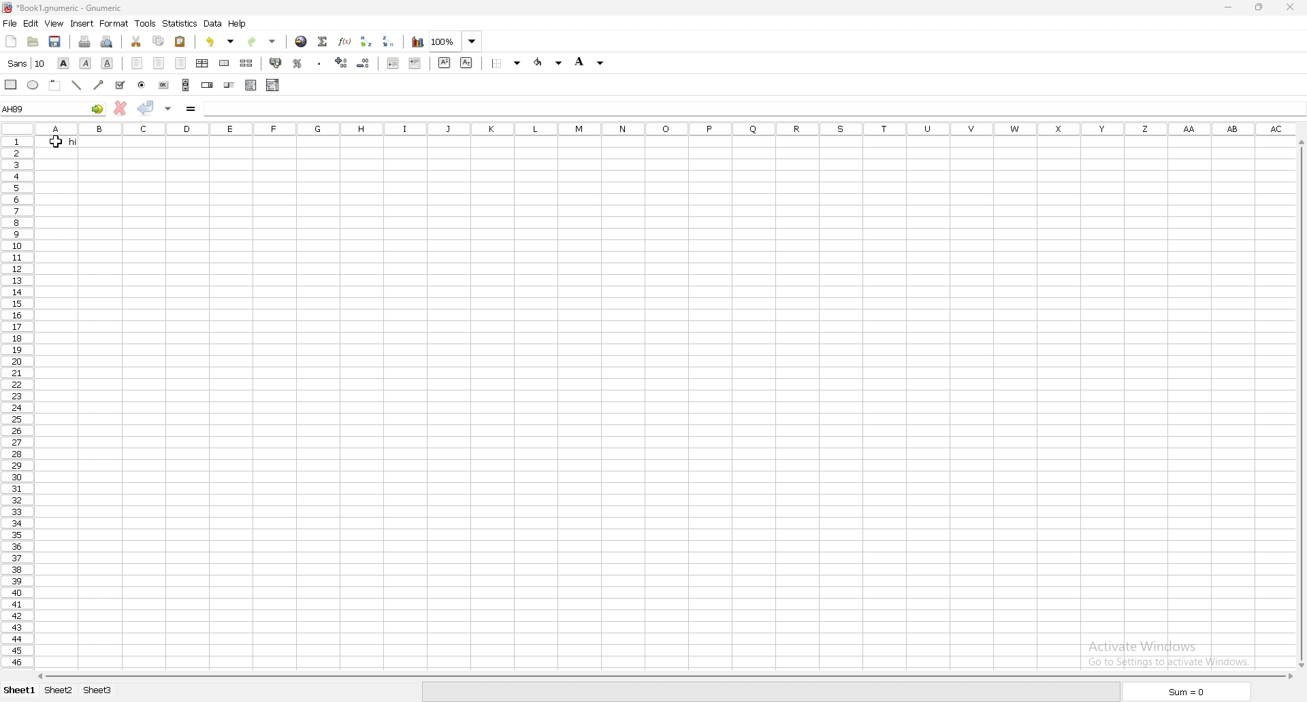 This screenshot has width=1307, height=702. What do you see at coordinates (84, 41) in the screenshot?
I see `print` at bounding box center [84, 41].